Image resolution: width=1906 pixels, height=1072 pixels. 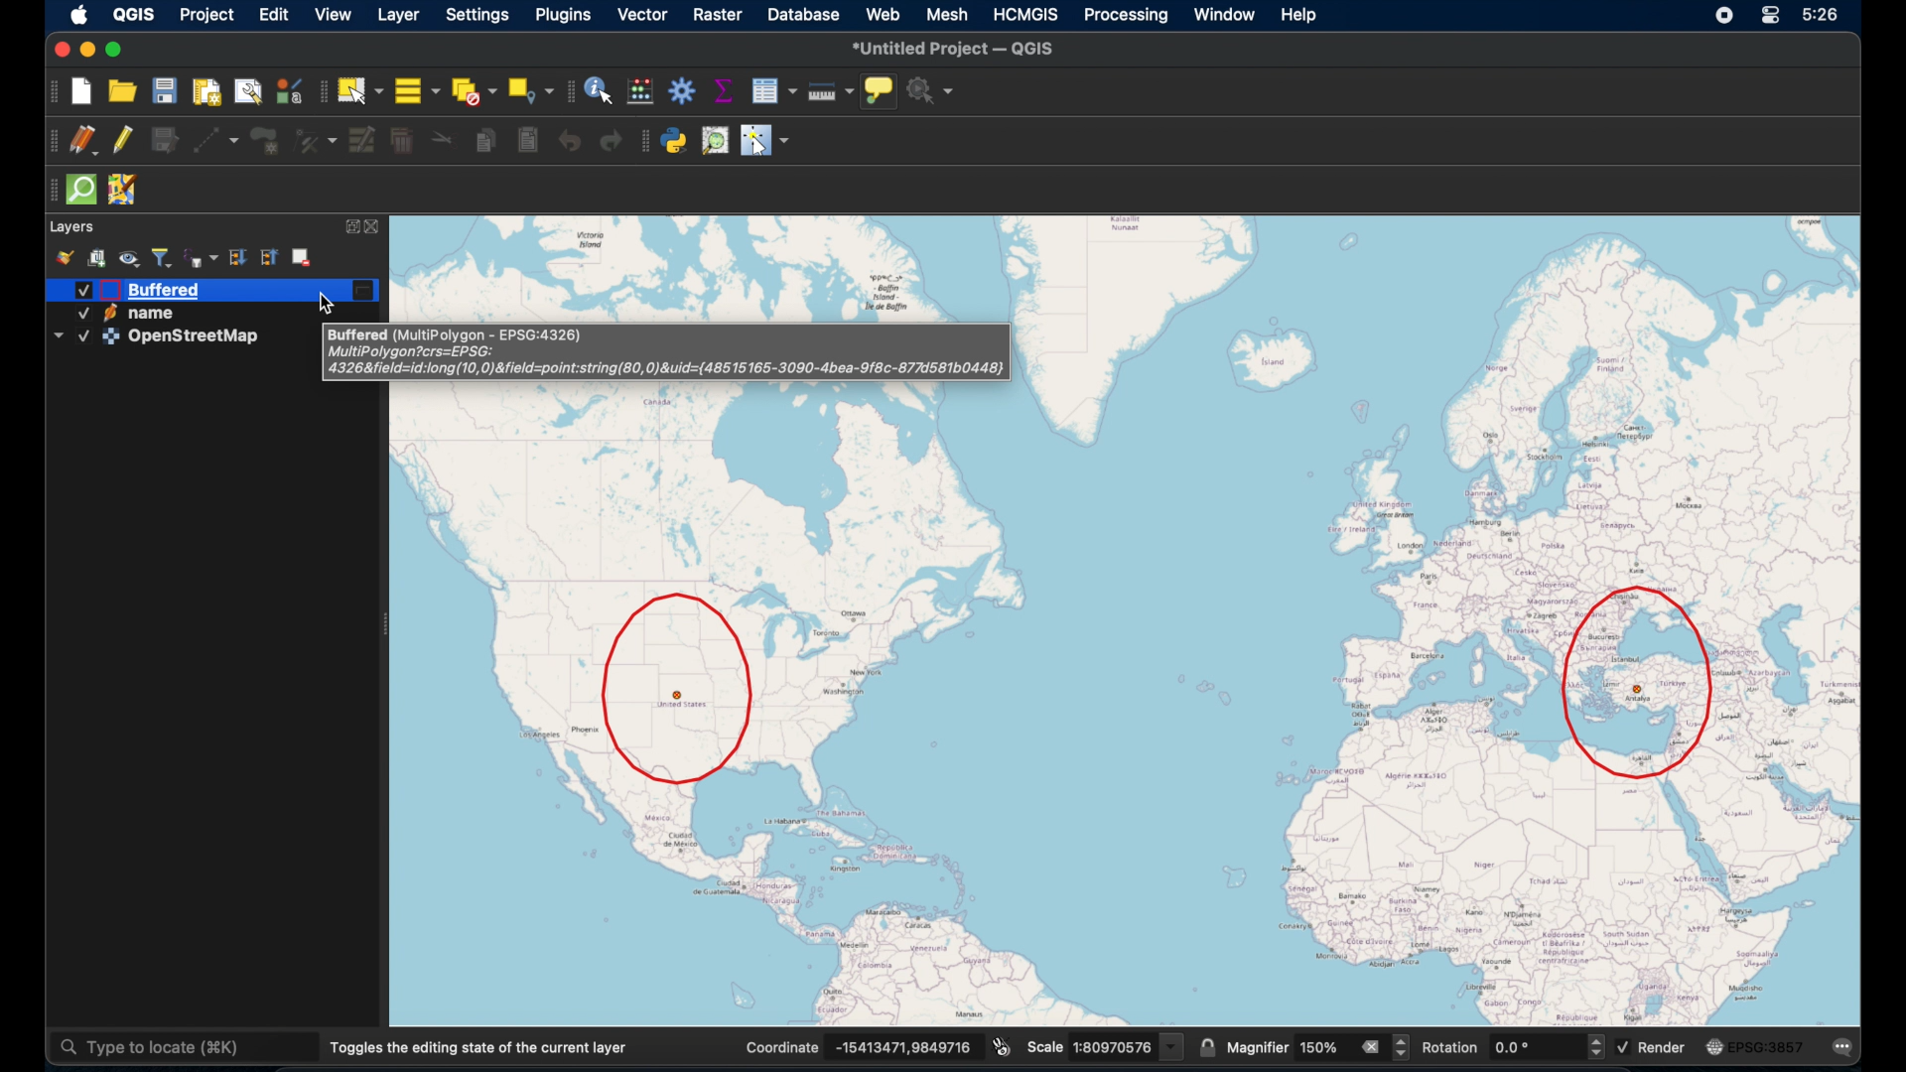 What do you see at coordinates (723, 87) in the screenshot?
I see `show statistical summary` at bounding box center [723, 87].